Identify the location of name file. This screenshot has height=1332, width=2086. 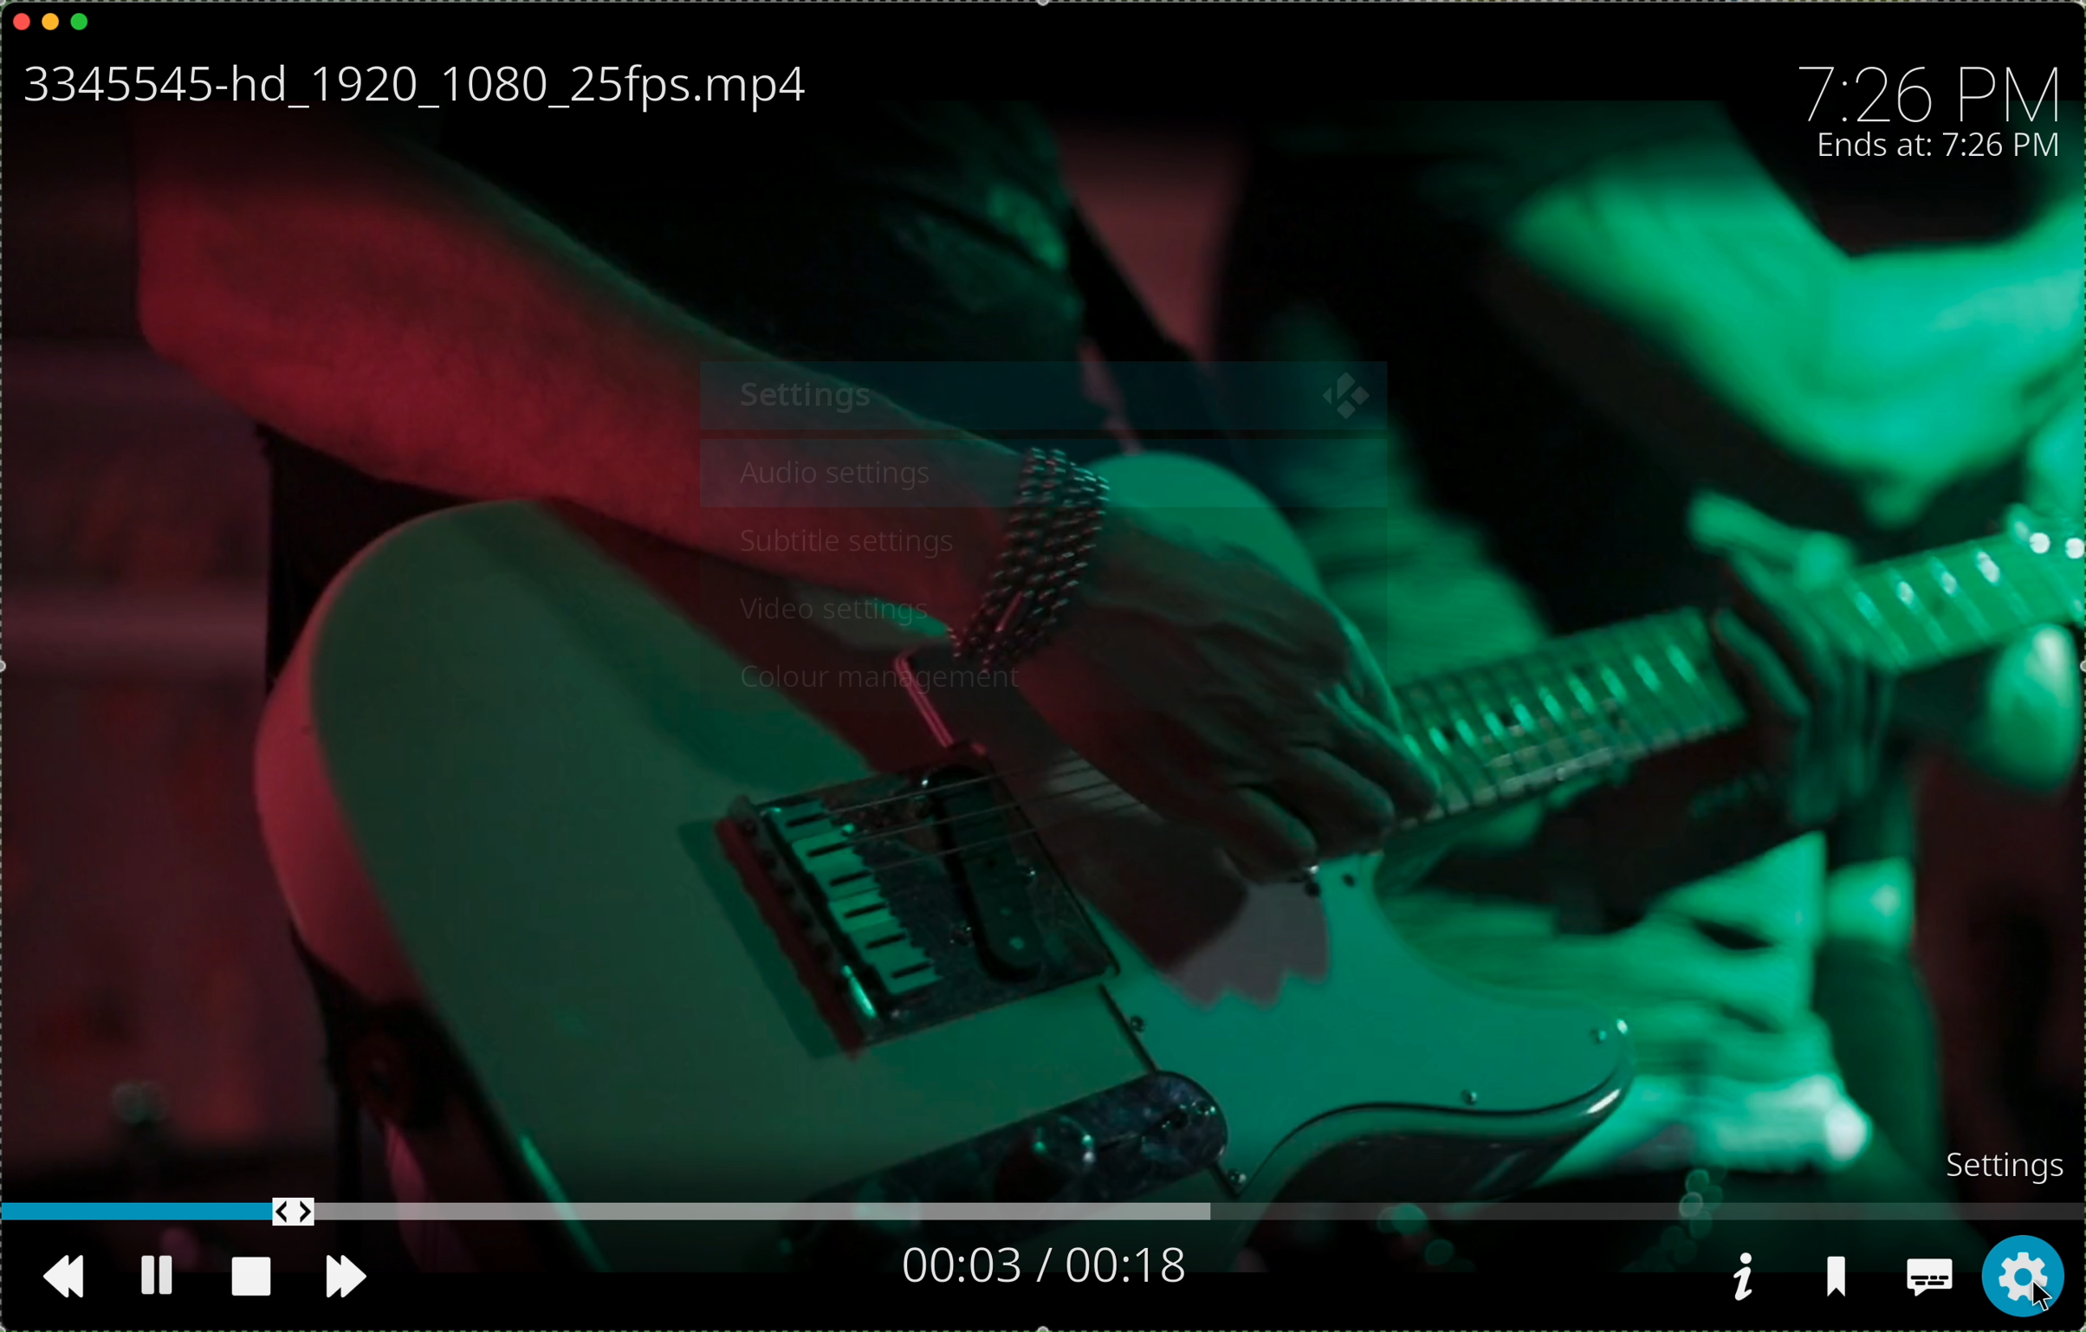
(408, 88).